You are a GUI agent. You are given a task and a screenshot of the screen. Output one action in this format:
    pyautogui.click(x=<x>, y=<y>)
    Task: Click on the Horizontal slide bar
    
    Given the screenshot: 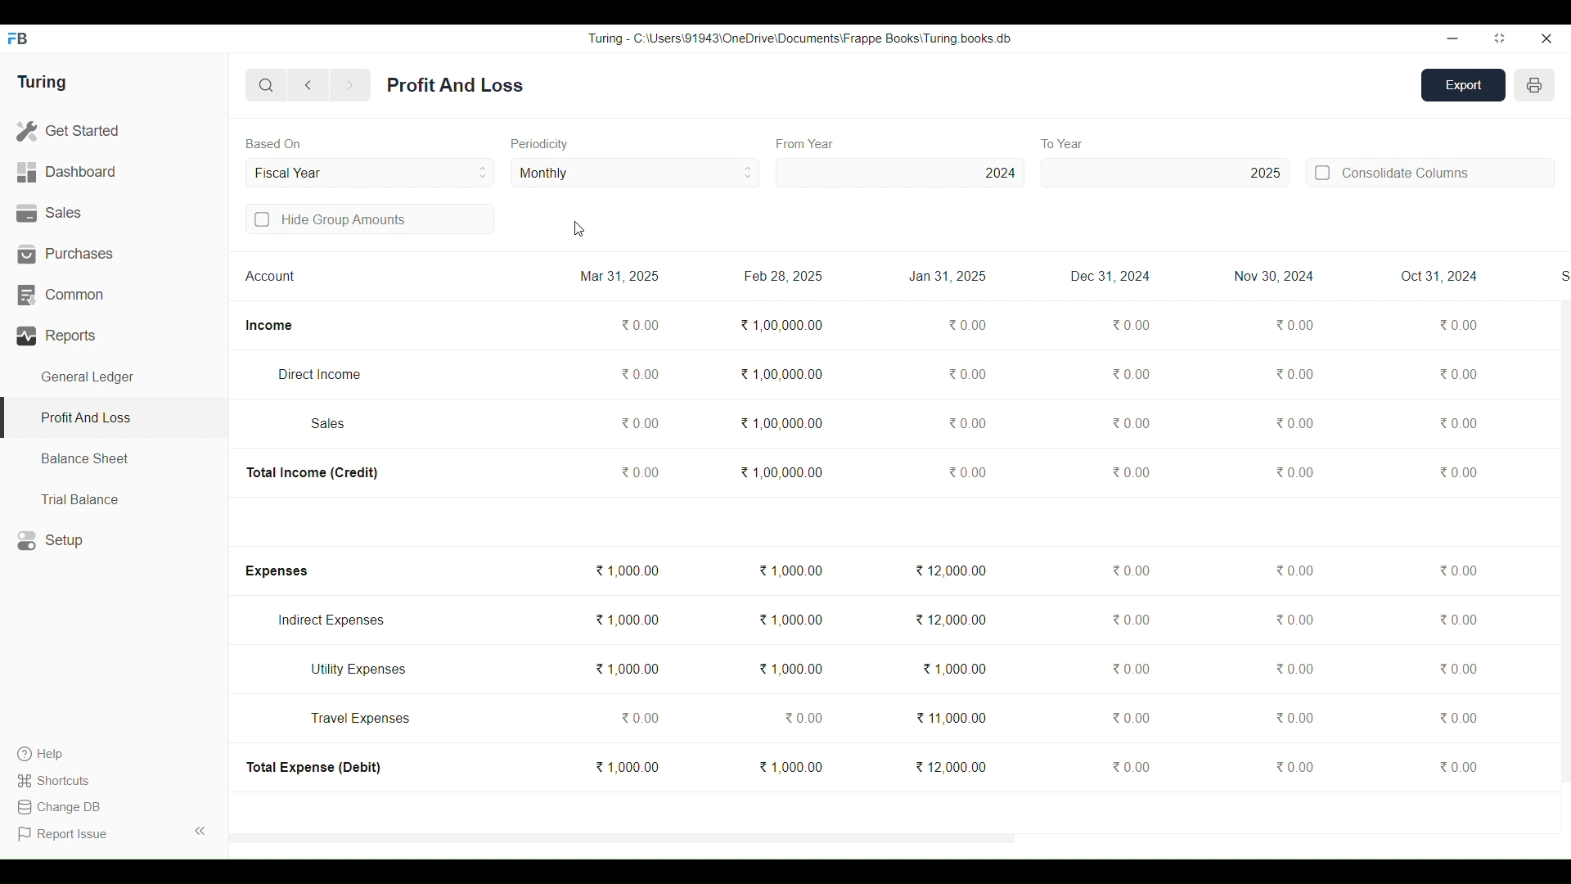 What is the action you would take?
    pyautogui.click(x=623, y=839)
    